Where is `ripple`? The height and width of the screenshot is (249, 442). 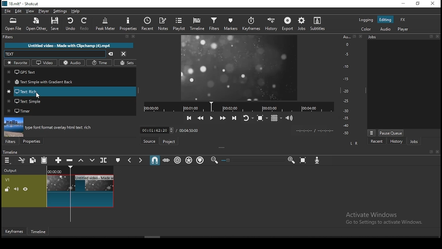 ripple is located at coordinates (177, 160).